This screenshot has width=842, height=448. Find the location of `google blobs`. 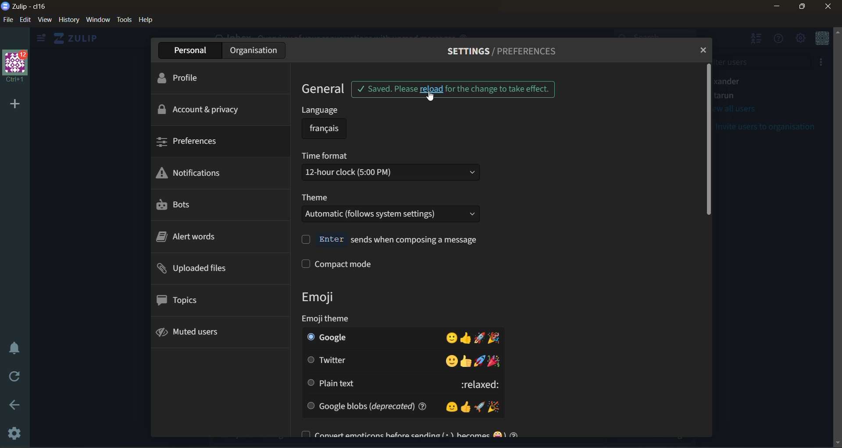

google blobs is located at coordinates (405, 405).